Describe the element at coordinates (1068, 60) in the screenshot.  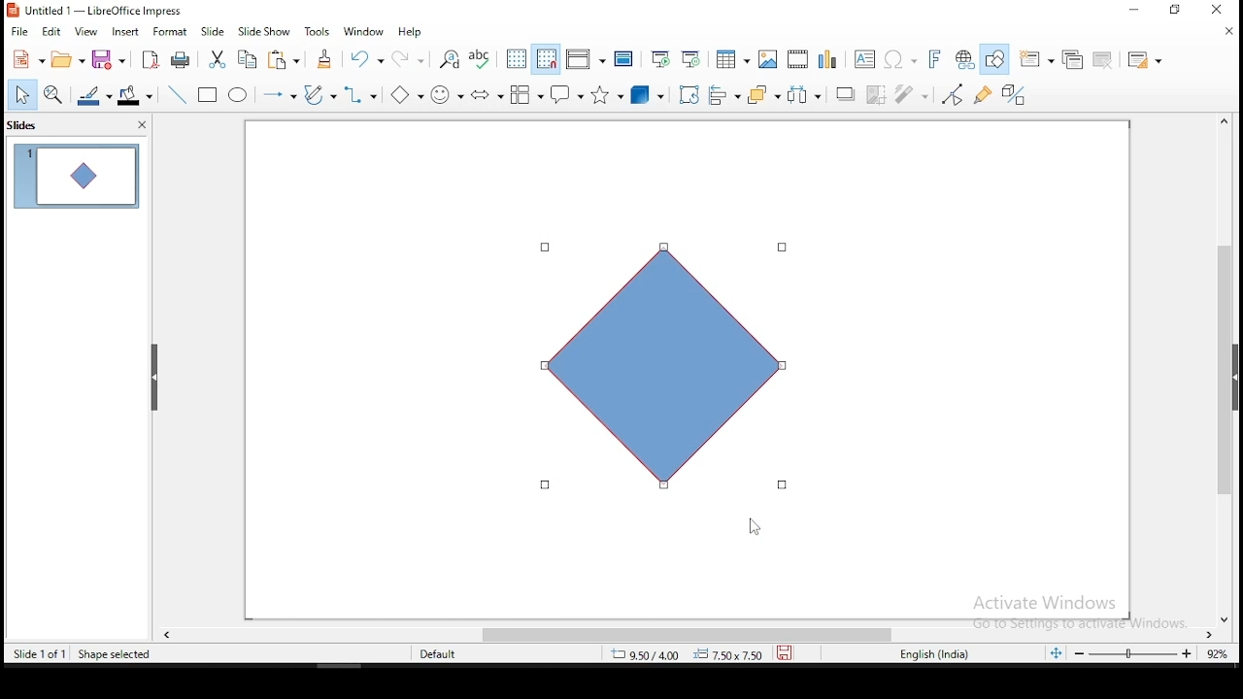
I see `duplicate slide` at that location.